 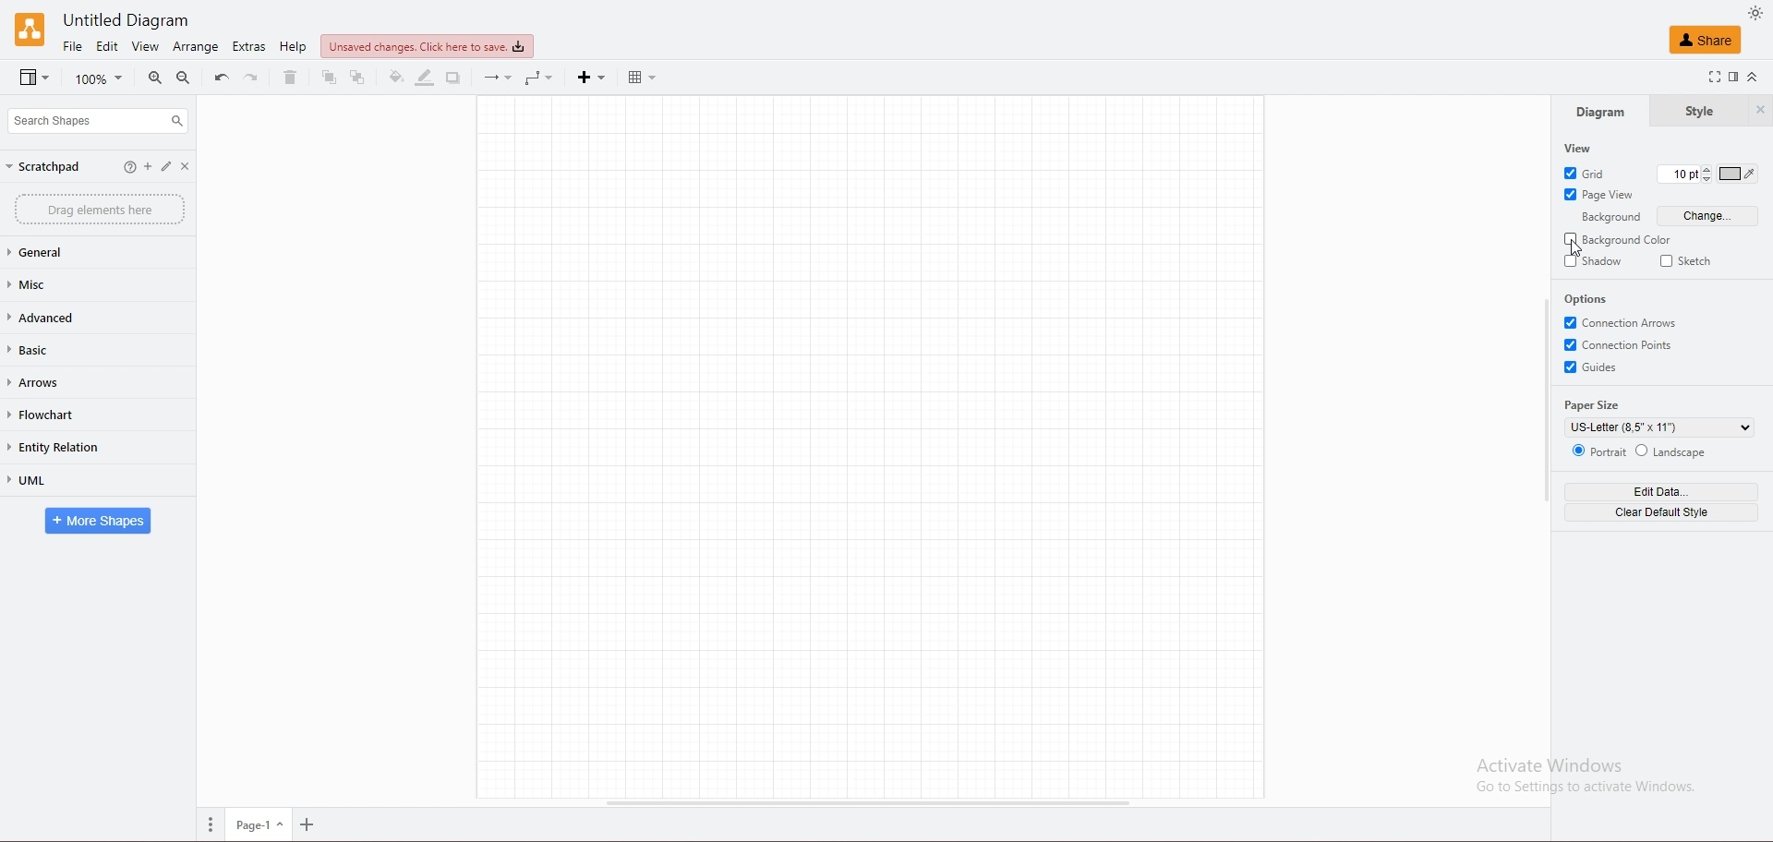 I want to click on vertical scroll bar, so click(x=1547, y=400).